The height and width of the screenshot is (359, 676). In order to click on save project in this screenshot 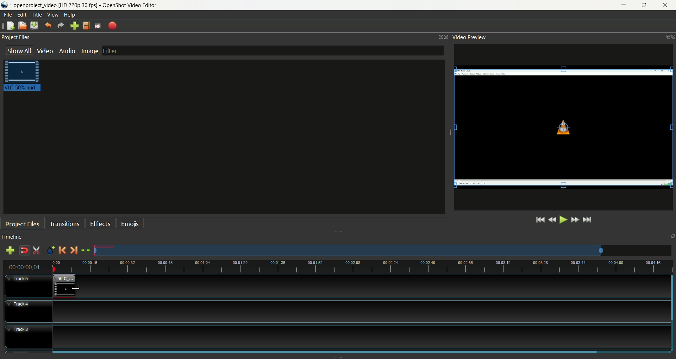, I will do `click(35, 25)`.